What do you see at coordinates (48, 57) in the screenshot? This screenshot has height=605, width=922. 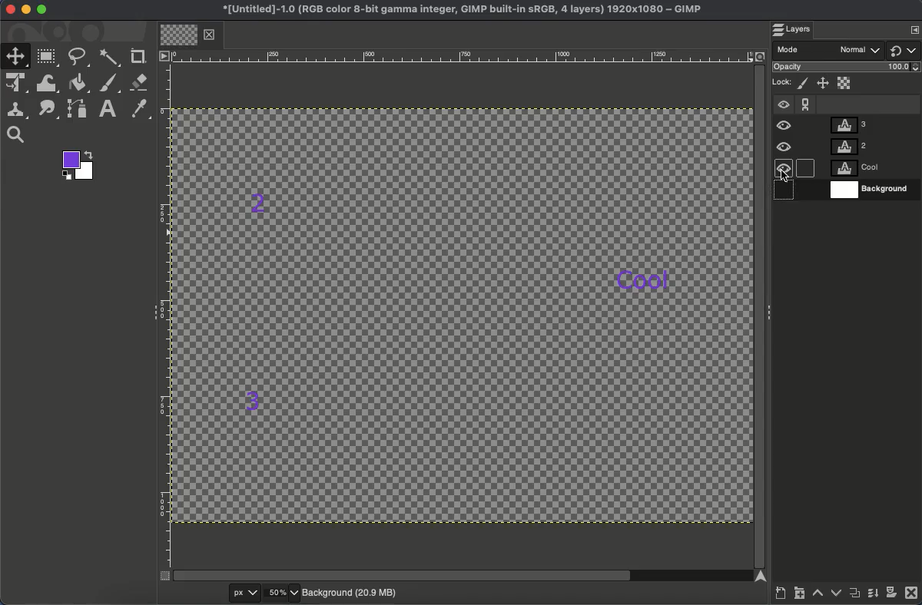 I see `Rectangular select` at bounding box center [48, 57].